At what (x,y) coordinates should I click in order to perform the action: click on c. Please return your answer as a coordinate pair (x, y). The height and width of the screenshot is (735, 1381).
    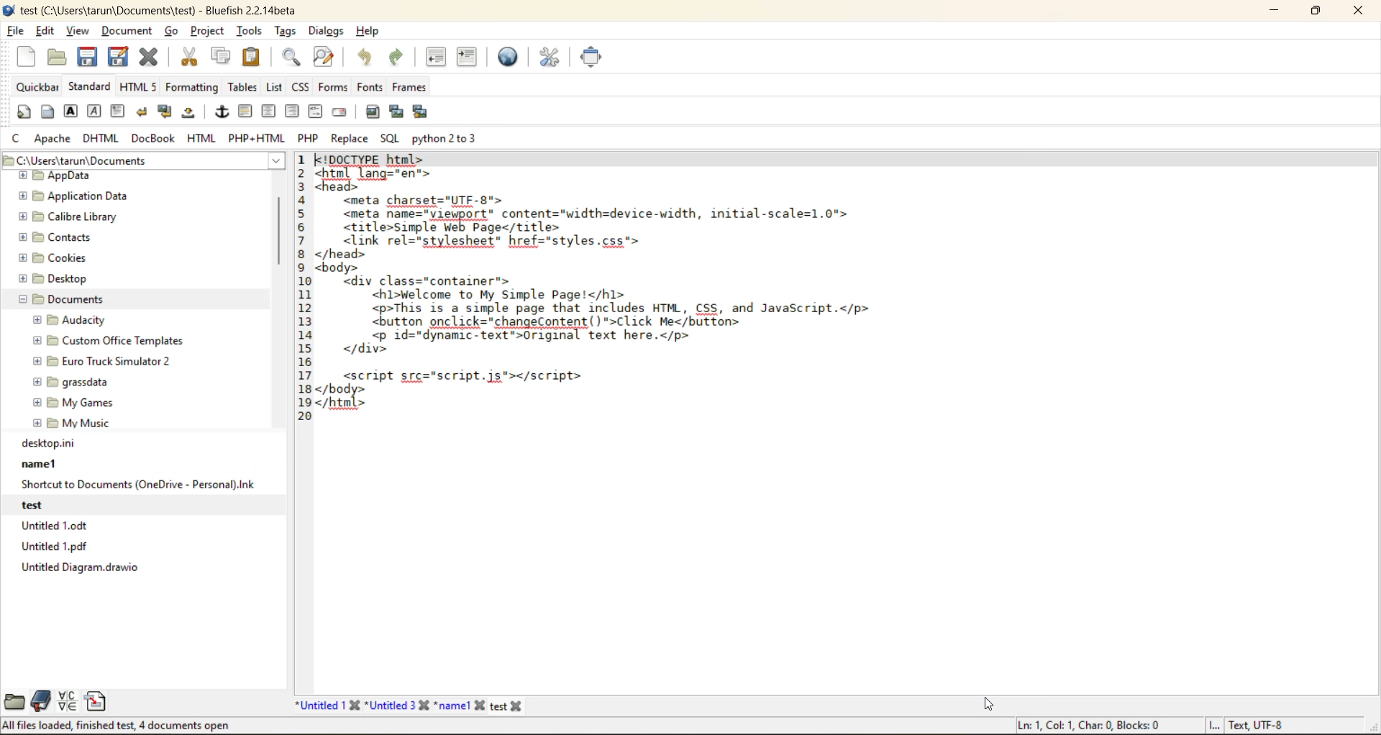
    Looking at the image, I should click on (18, 140).